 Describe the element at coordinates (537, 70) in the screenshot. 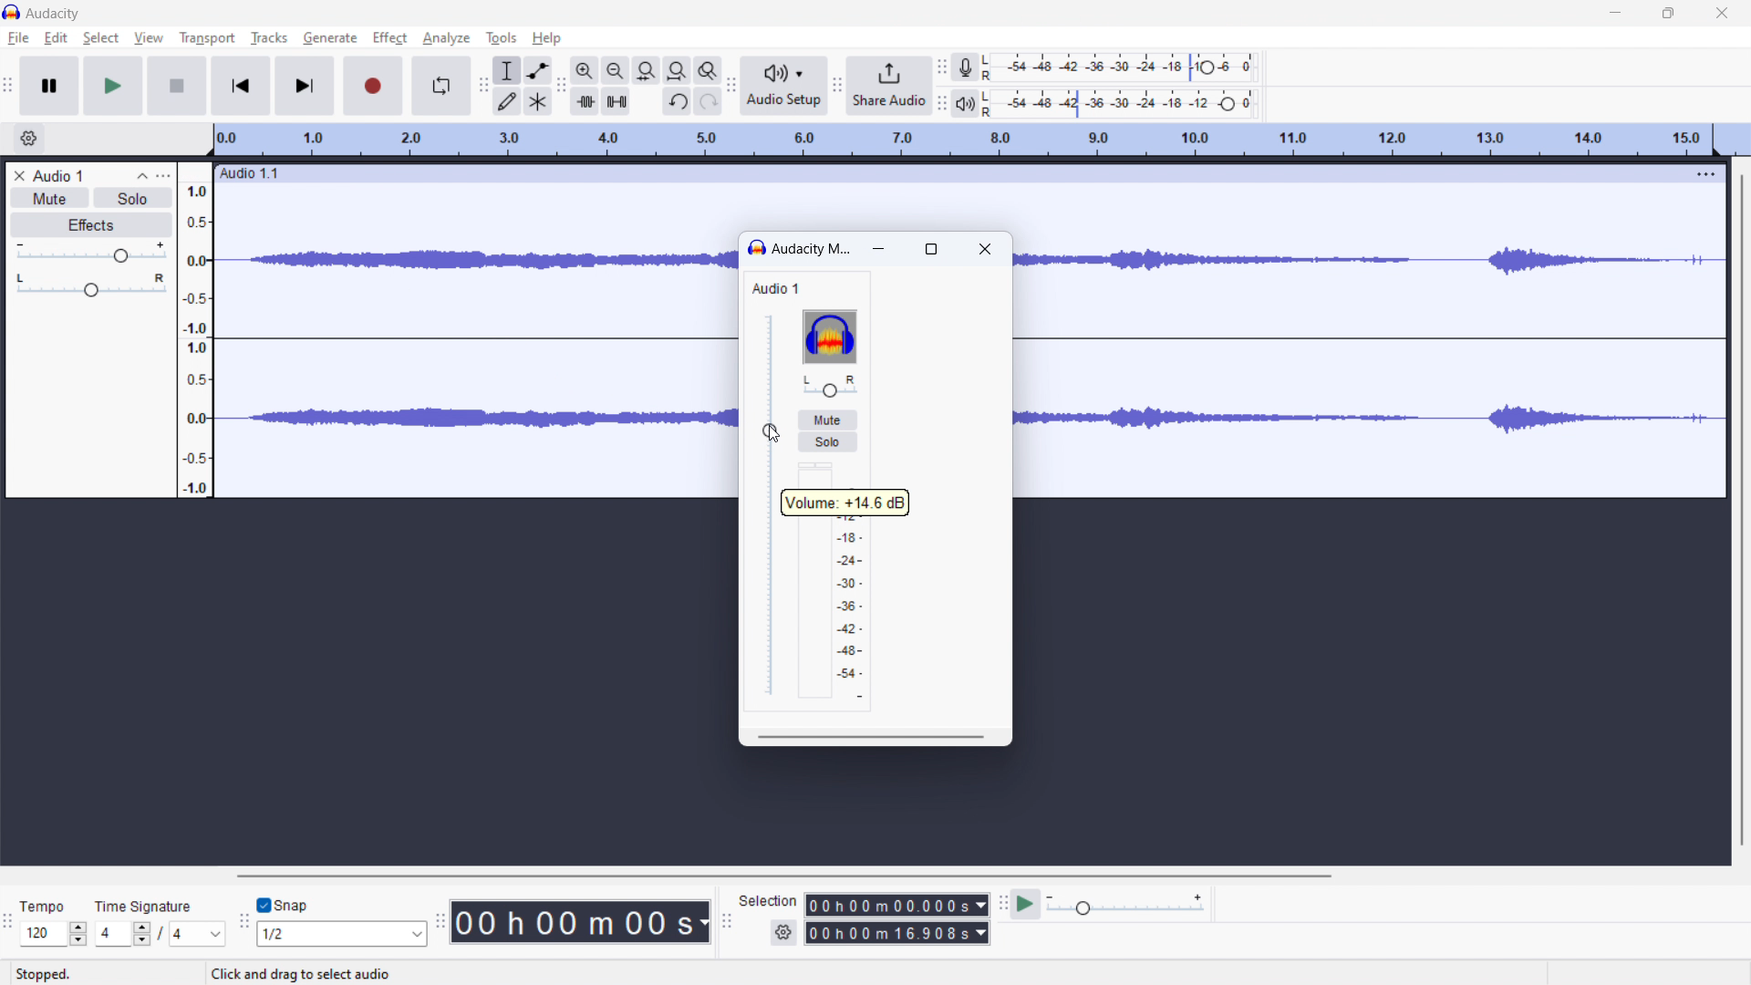

I see `envelop tool` at that location.